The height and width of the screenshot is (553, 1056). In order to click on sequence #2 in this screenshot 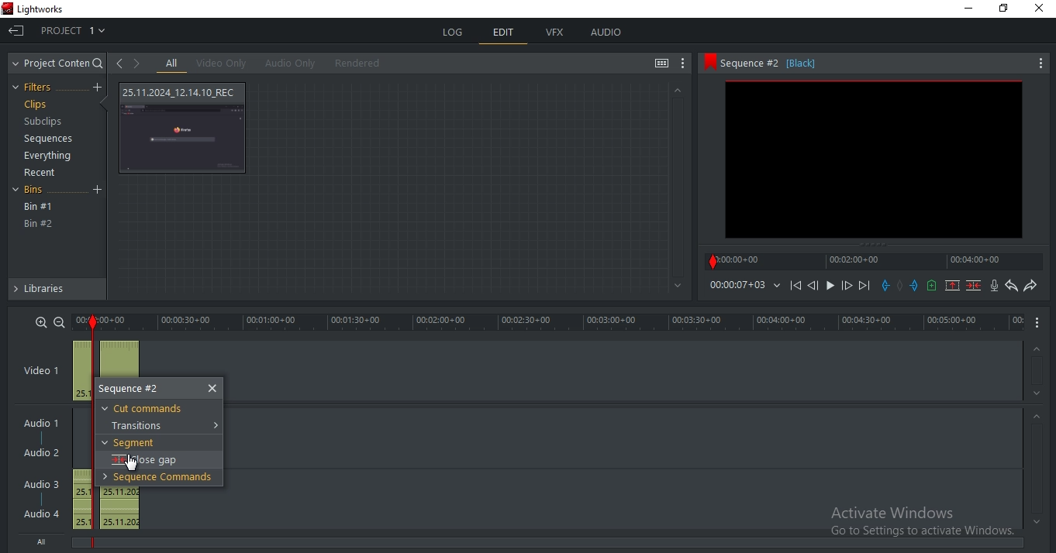, I will do `click(131, 386)`.